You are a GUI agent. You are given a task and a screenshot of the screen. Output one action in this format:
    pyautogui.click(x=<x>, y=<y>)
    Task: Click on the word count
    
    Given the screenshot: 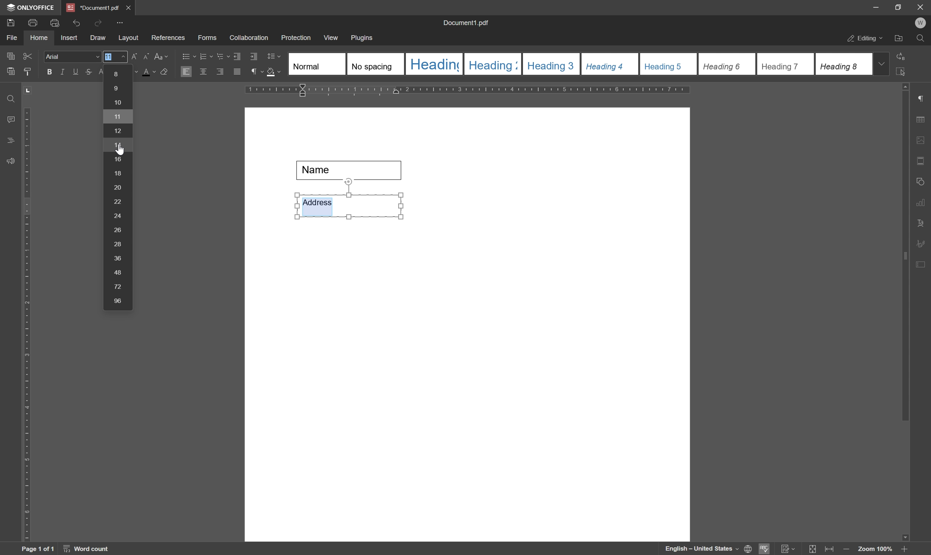 What is the action you would take?
    pyautogui.click(x=88, y=549)
    